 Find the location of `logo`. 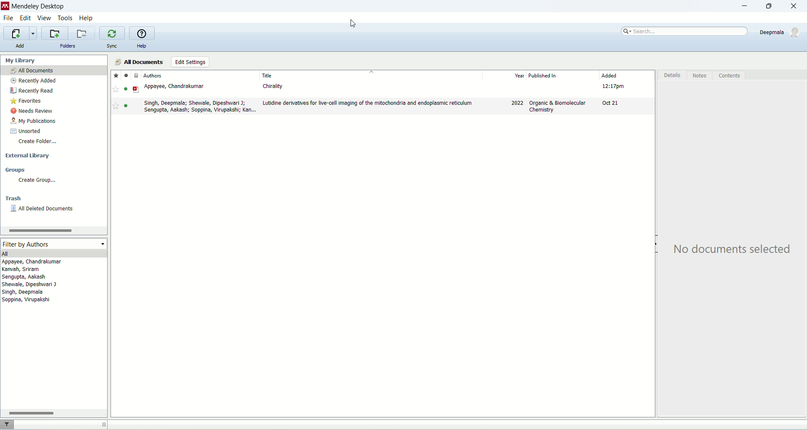

logo is located at coordinates (5, 6).